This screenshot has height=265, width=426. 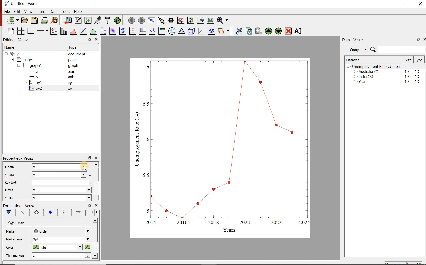 What do you see at coordinates (221, 148) in the screenshot?
I see `graph chart` at bounding box center [221, 148].